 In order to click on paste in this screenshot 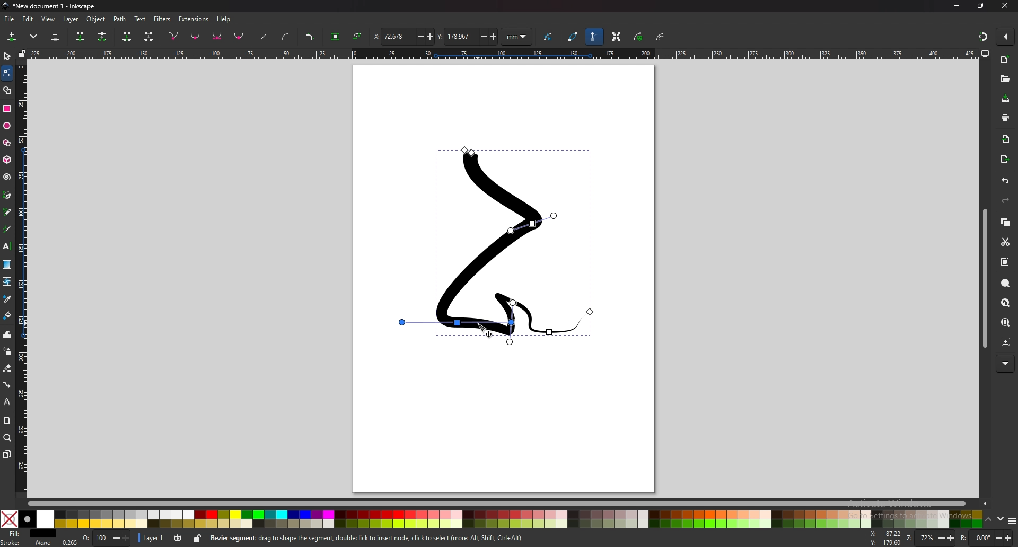, I will do `click(1005, 261)`.